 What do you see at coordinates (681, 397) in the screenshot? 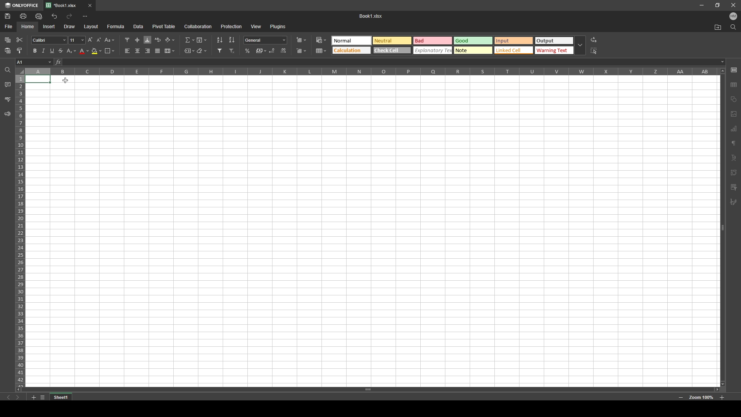
I see `zoom out` at bounding box center [681, 397].